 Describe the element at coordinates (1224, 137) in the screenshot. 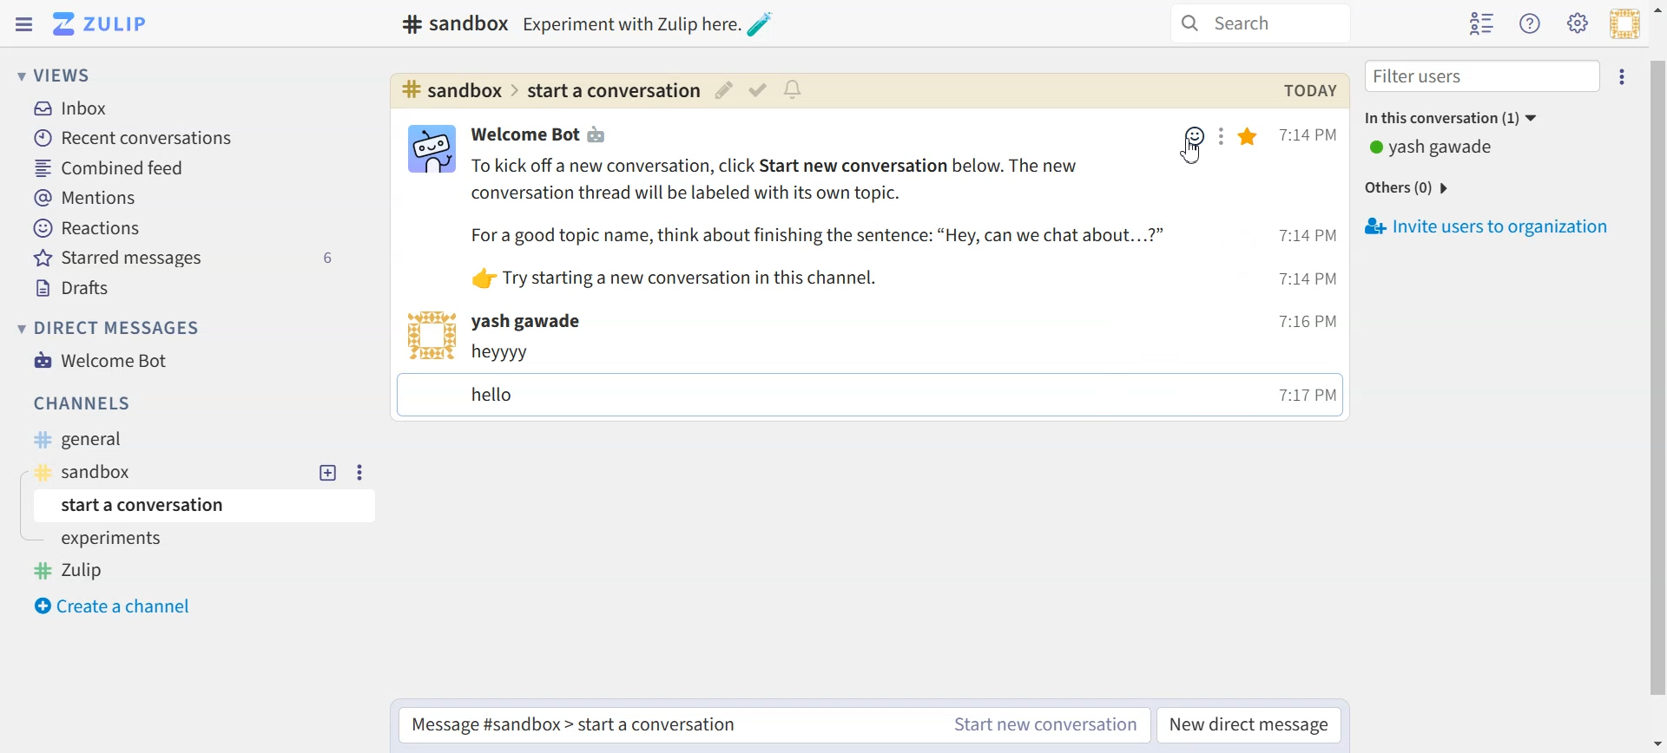

I see `Settings` at that location.